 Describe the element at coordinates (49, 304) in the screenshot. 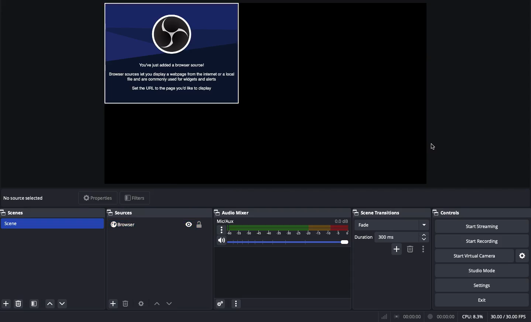

I see `move up` at that location.